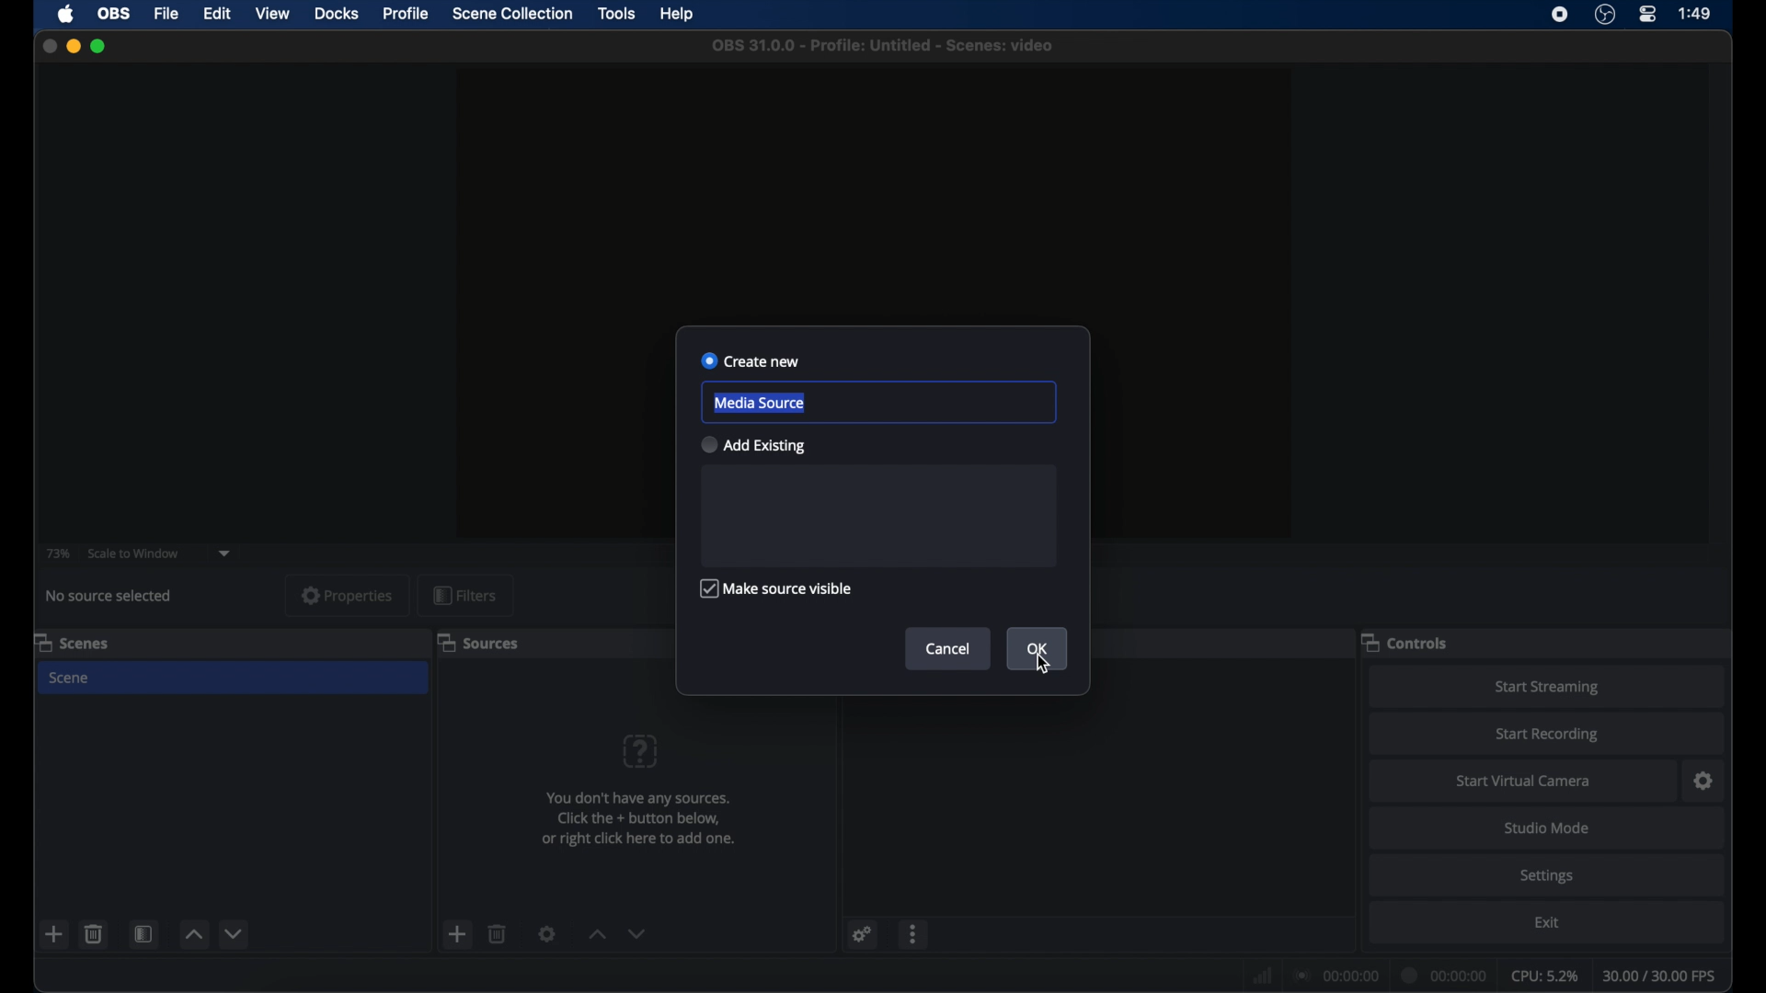 The width and height of the screenshot is (1766, 993). What do you see at coordinates (55, 933) in the screenshot?
I see `add` at bounding box center [55, 933].